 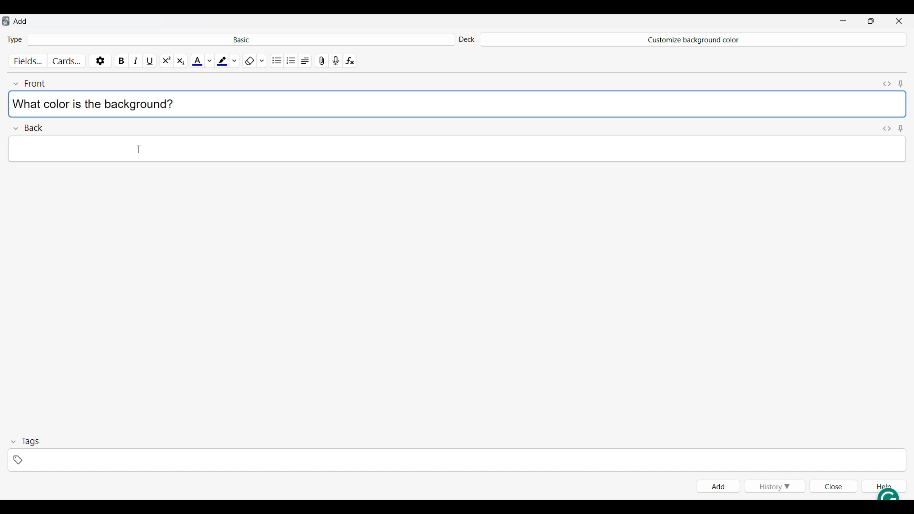 What do you see at coordinates (900, 128) in the screenshot?
I see `Toggle sticky` at bounding box center [900, 128].